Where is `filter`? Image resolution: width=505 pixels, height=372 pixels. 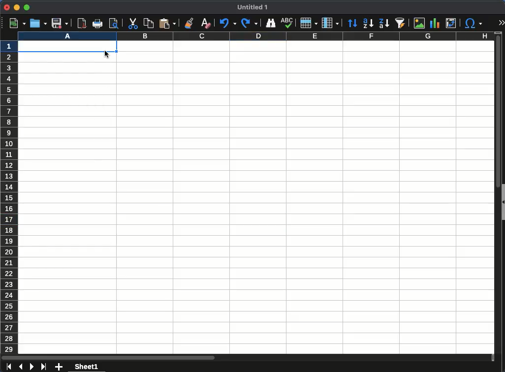 filter is located at coordinates (402, 23).